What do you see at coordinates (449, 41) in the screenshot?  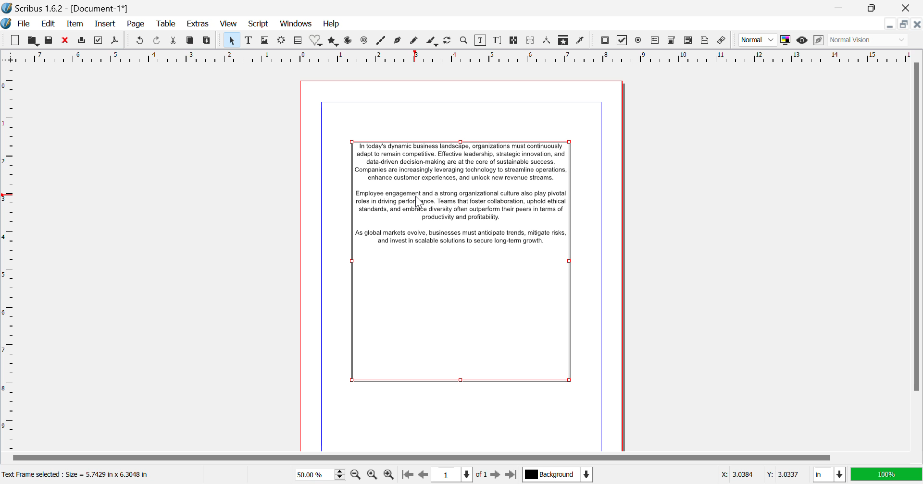 I see `Refresh` at bounding box center [449, 41].